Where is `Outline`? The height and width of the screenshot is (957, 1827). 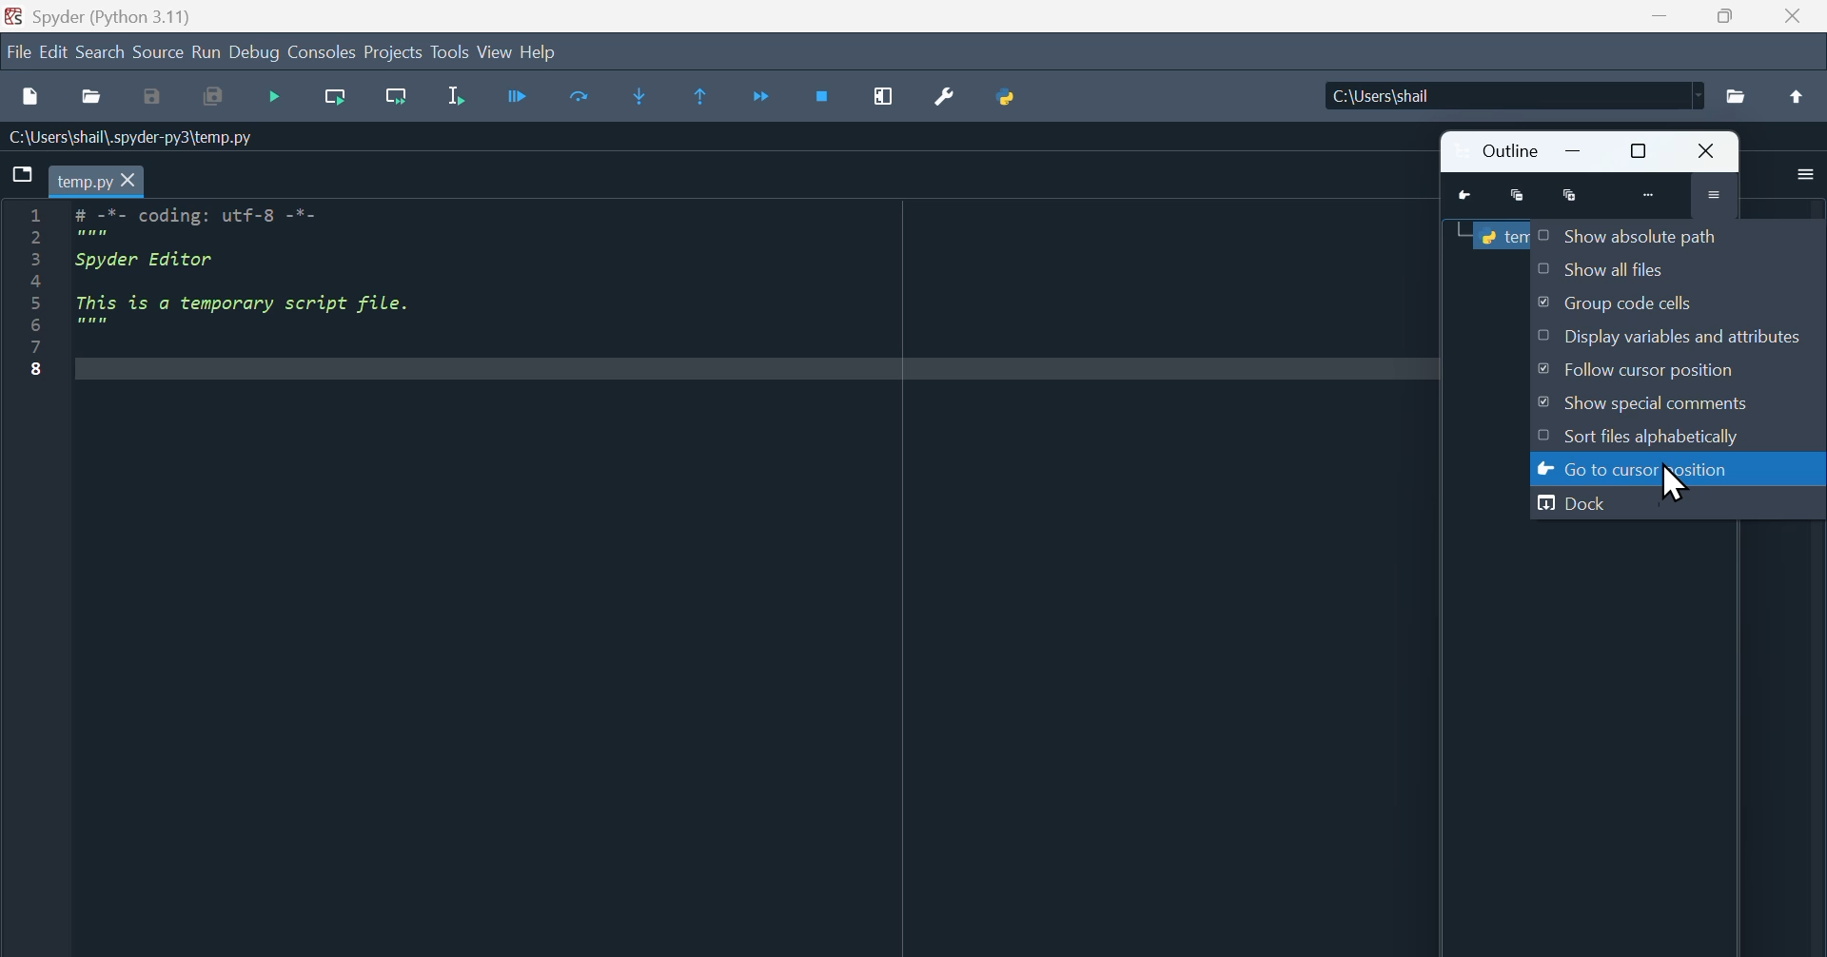 Outline is located at coordinates (1507, 151).